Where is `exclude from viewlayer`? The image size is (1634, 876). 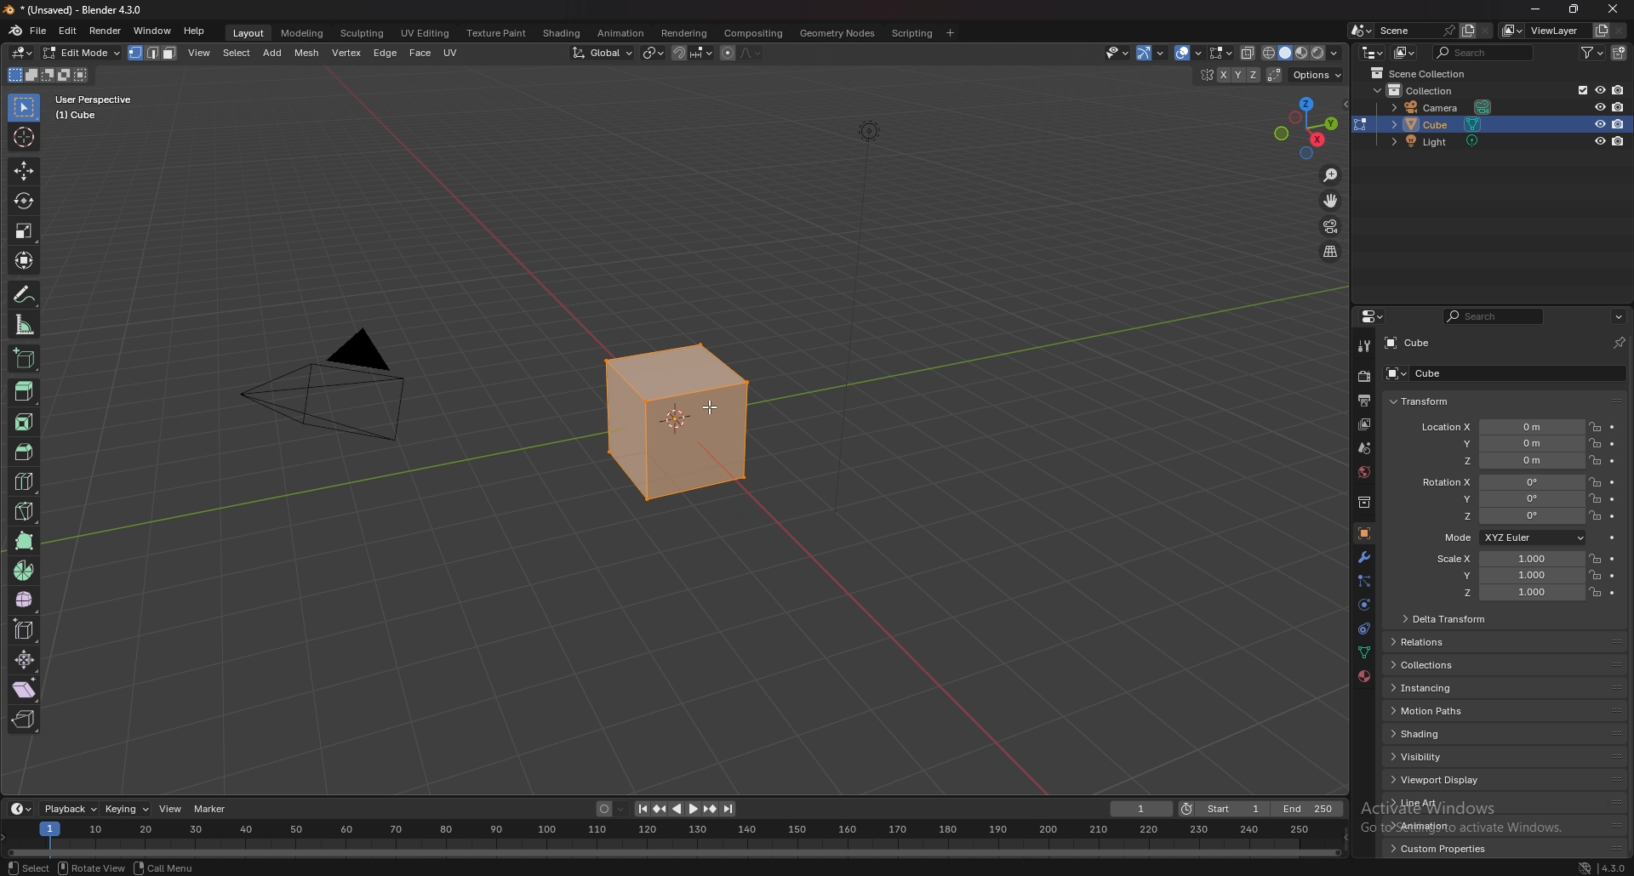 exclude from viewlayer is located at coordinates (1579, 91).